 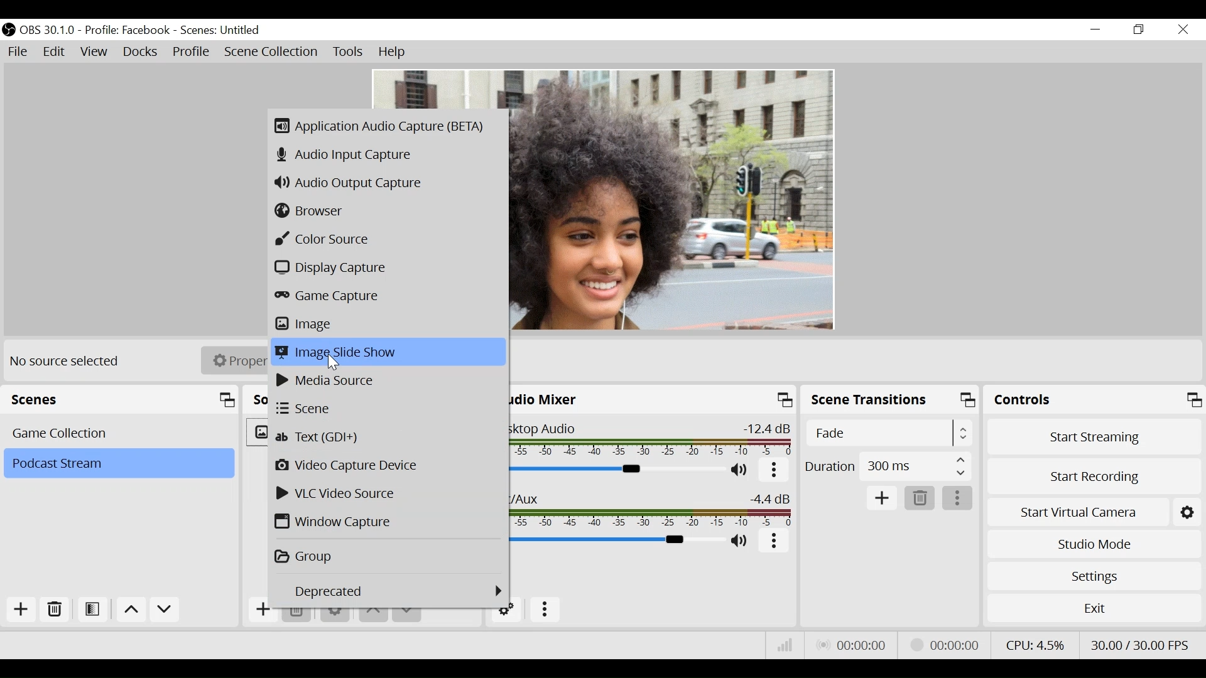 What do you see at coordinates (386, 493) in the screenshot?
I see `VLC Video Source` at bounding box center [386, 493].